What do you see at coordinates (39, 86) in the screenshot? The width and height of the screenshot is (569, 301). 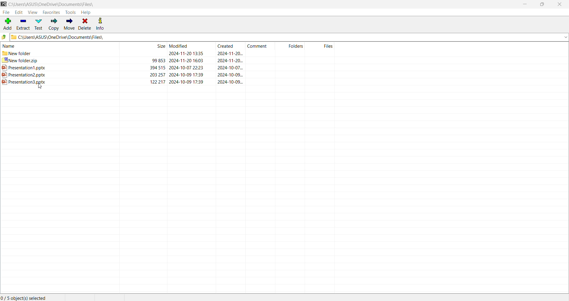 I see `cursor` at bounding box center [39, 86].